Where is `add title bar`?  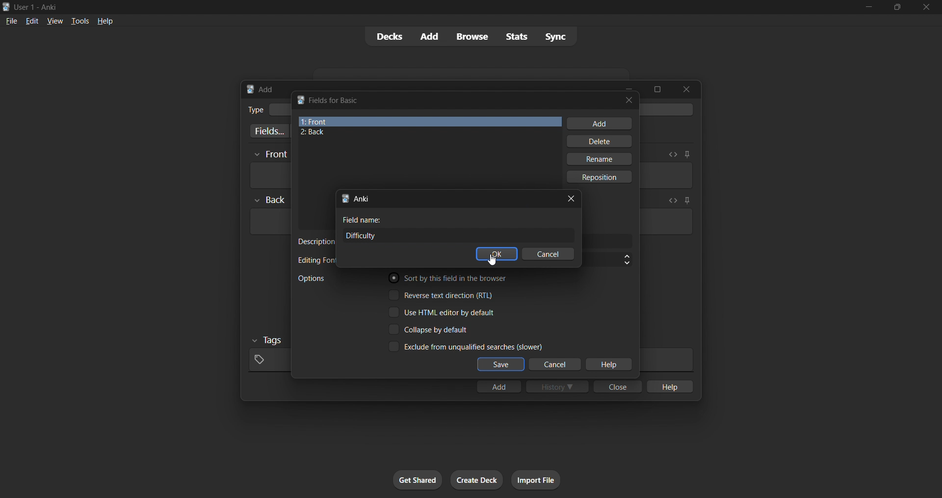
add title bar is located at coordinates (266, 89).